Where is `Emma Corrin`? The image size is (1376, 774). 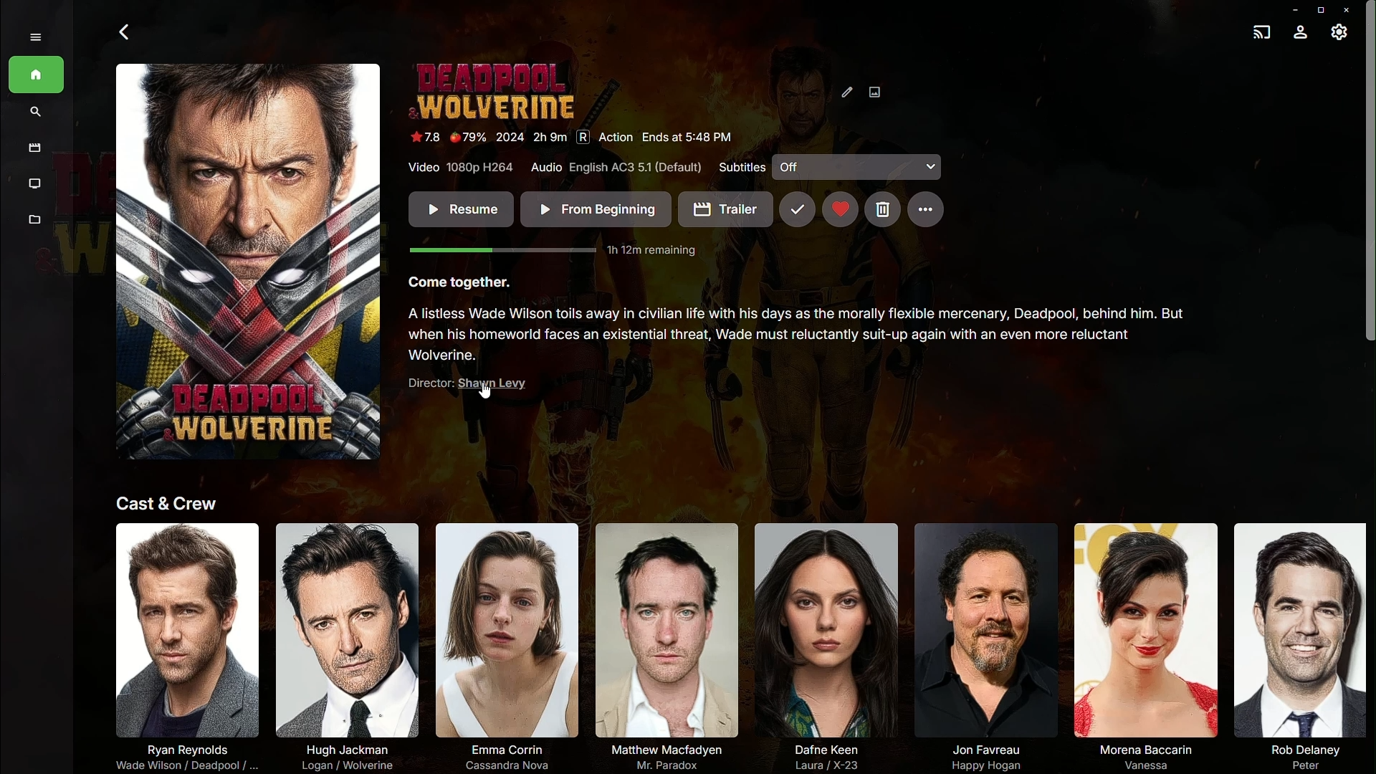 Emma Corrin is located at coordinates (500, 646).